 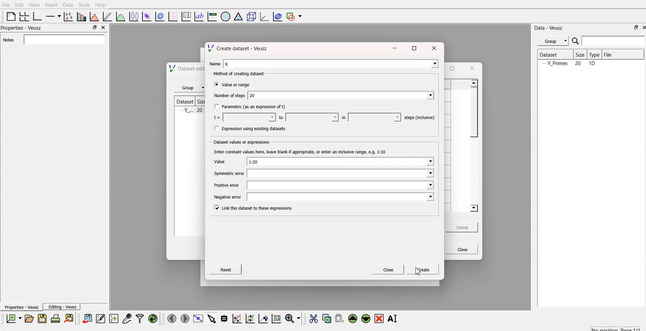 I want to click on Negatveeror |, so click(x=324, y=197).